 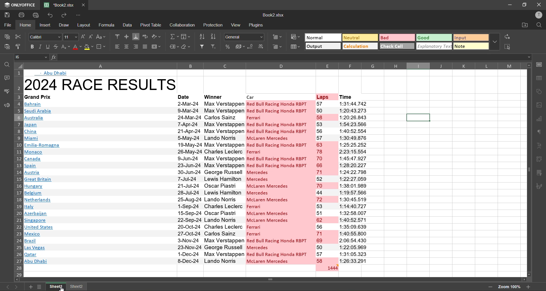 What do you see at coordinates (118, 37) in the screenshot?
I see `align top` at bounding box center [118, 37].